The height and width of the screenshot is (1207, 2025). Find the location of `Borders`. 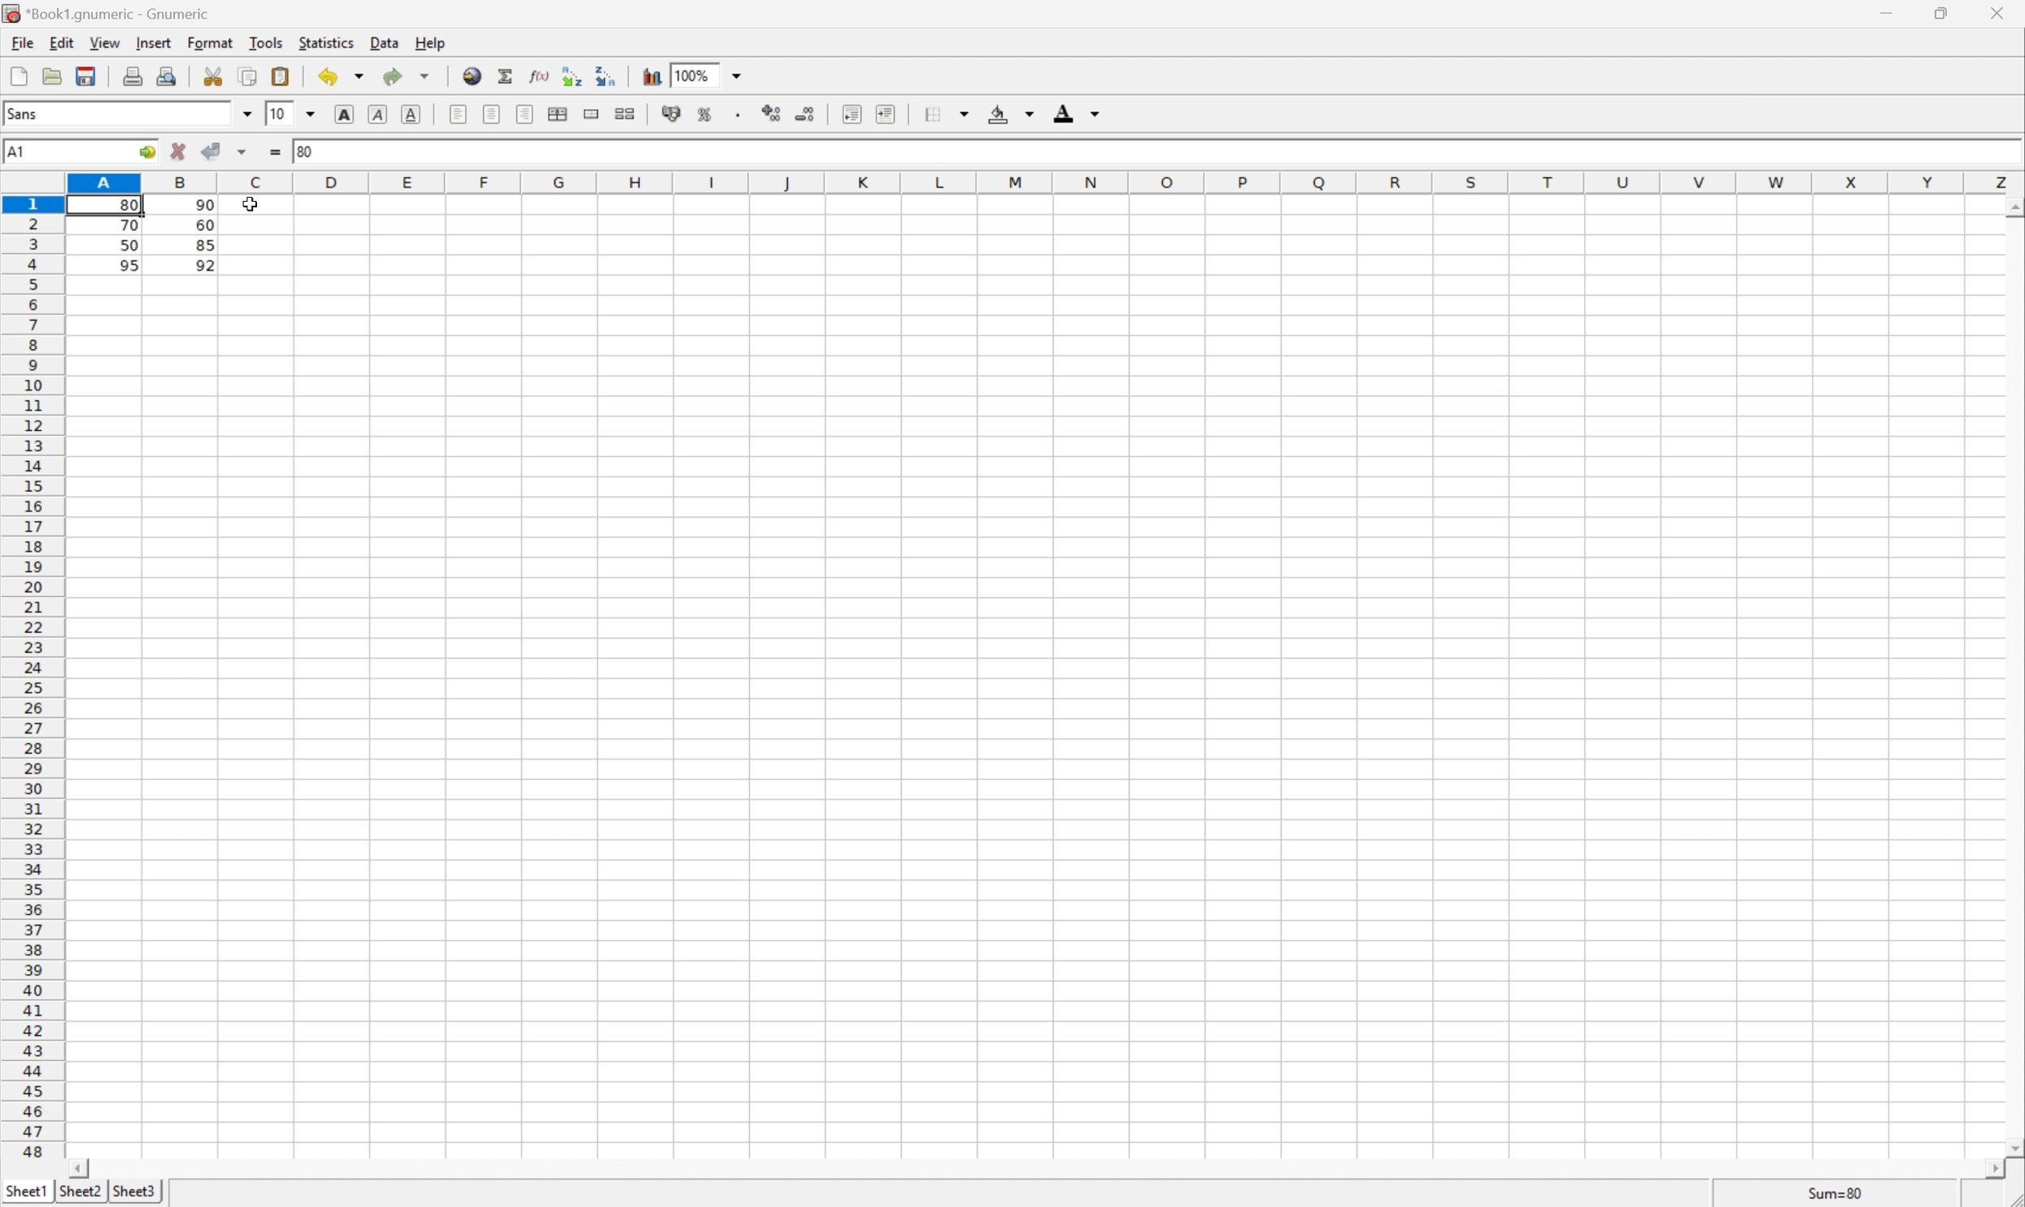

Borders is located at coordinates (946, 110).